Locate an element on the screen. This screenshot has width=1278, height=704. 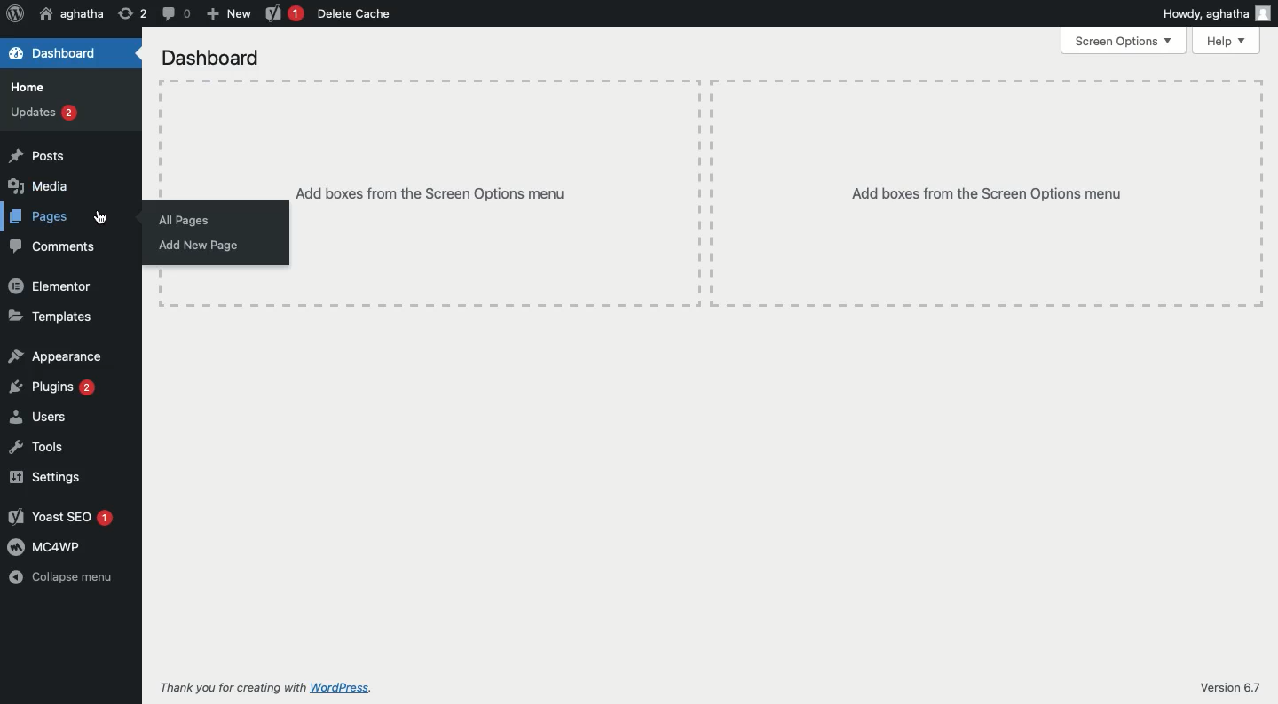
MC4WP is located at coordinates (57, 545).